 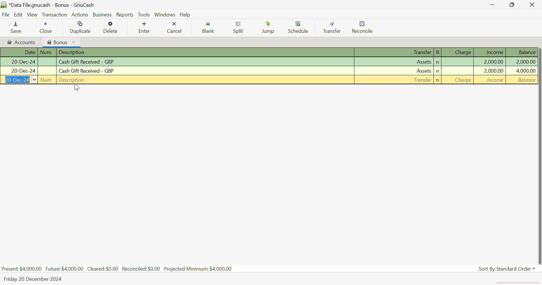 I want to click on Transfer, so click(x=395, y=71).